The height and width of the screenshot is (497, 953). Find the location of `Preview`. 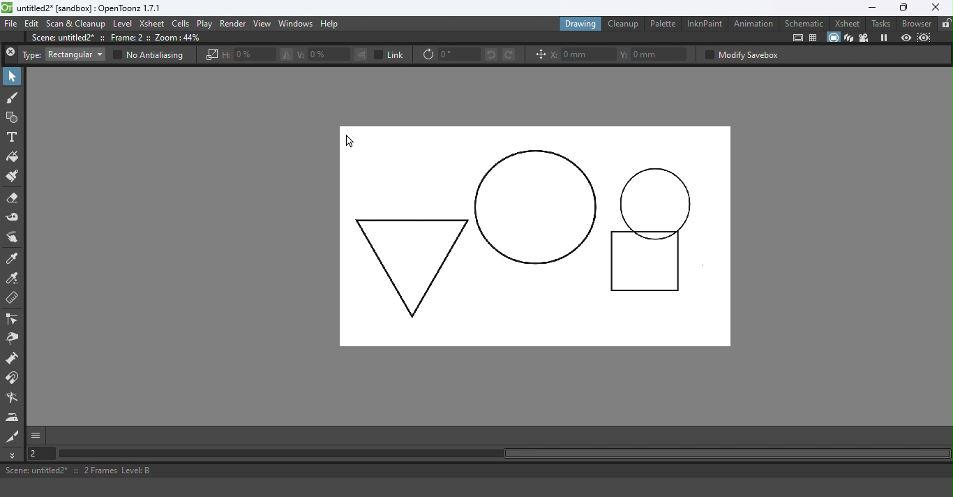

Preview is located at coordinates (906, 37).